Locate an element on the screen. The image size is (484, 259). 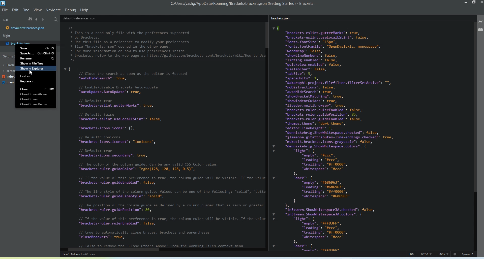
Vertical Scroll bar is located at coordinates (267, 133).